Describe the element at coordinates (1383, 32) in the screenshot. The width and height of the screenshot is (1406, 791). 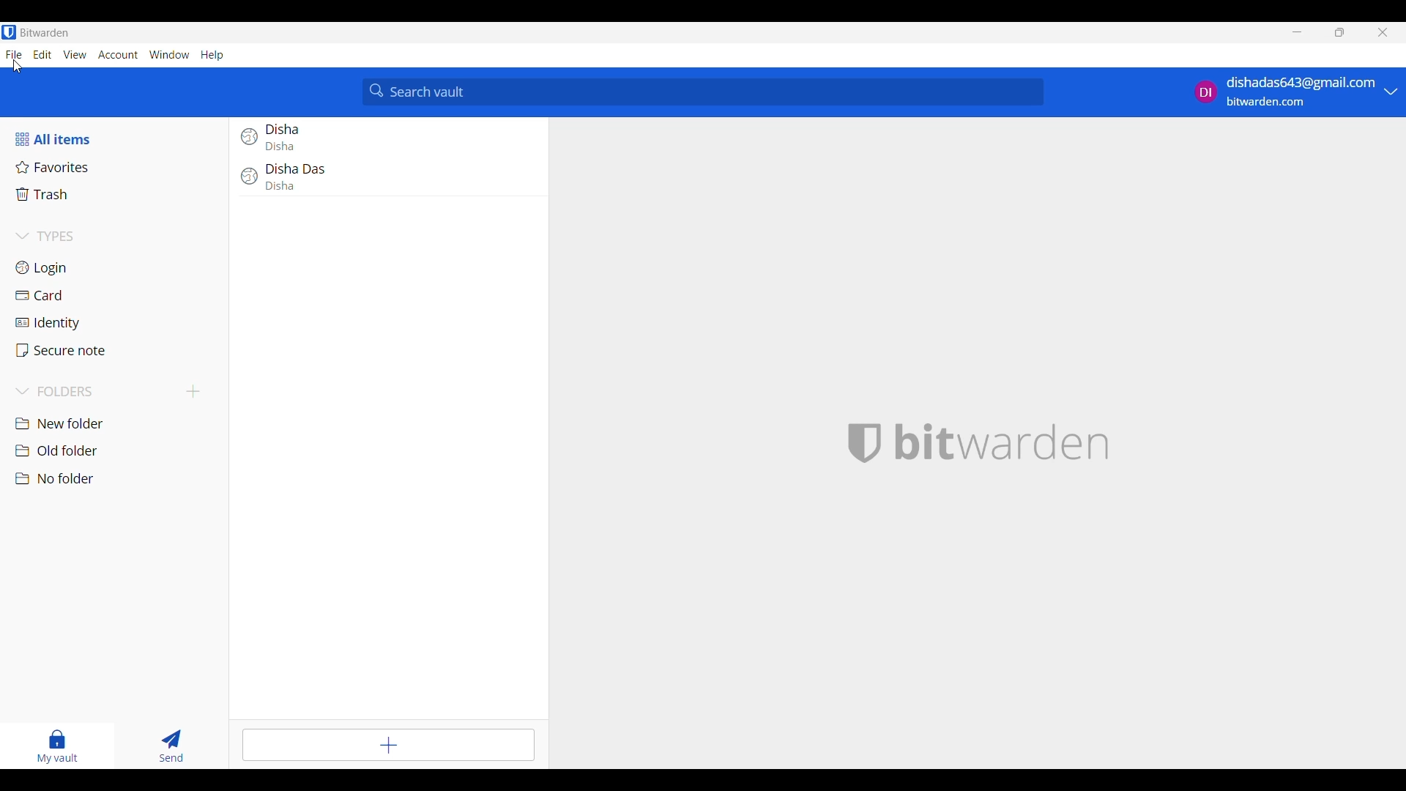
I see `Close interface` at that location.